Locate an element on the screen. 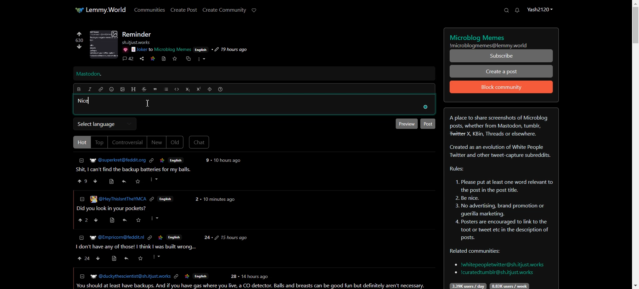 The height and width of the screenshot is (289, 639). Search is located at coordinates (506, 10).